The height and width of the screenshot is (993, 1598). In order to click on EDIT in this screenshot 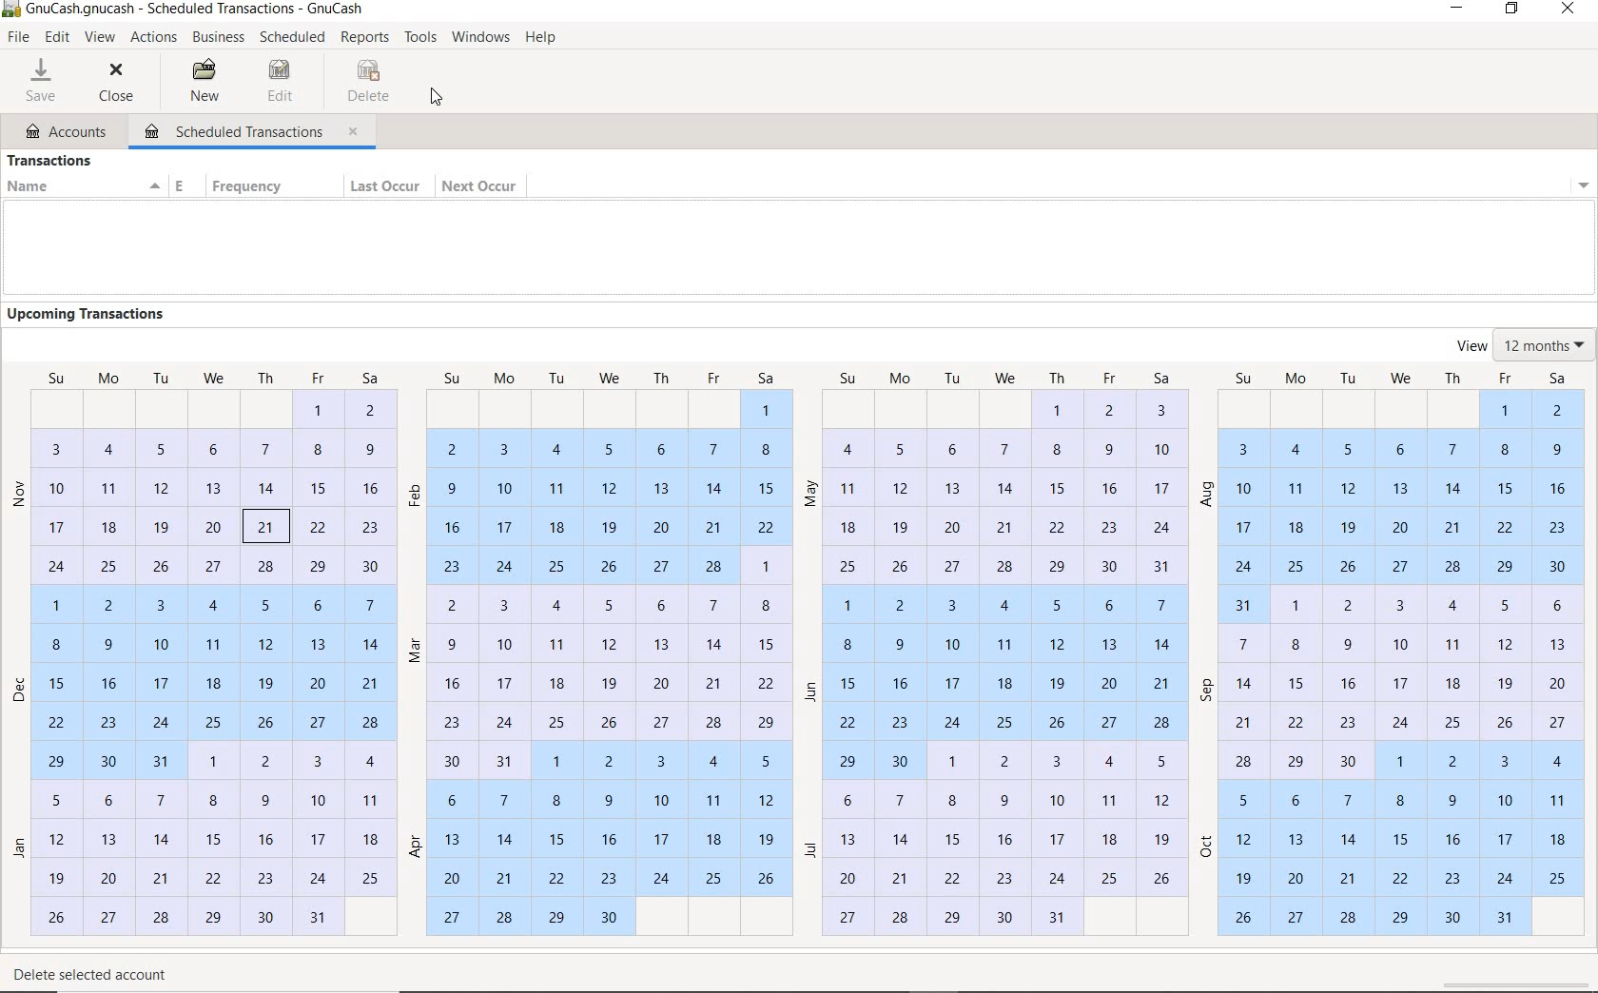, I will do `click(58, 38)`.